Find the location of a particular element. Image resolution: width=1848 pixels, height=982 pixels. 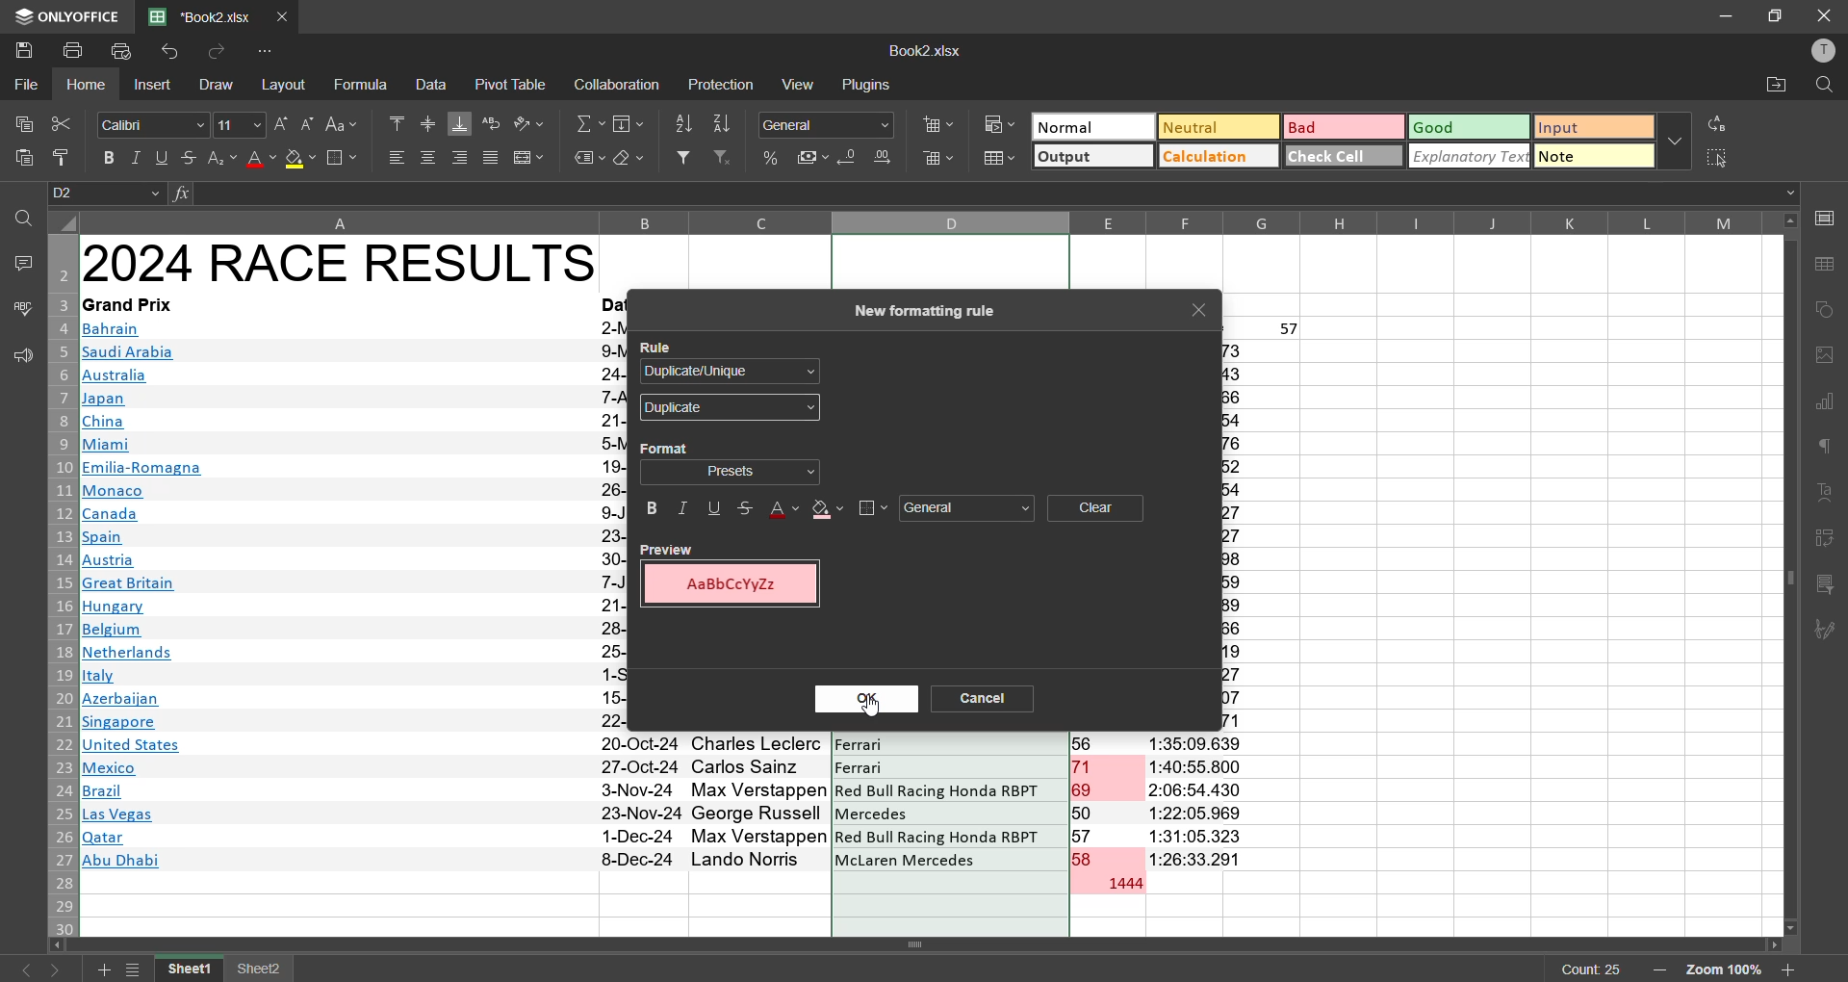

preview is located at coordinates (735, 586).